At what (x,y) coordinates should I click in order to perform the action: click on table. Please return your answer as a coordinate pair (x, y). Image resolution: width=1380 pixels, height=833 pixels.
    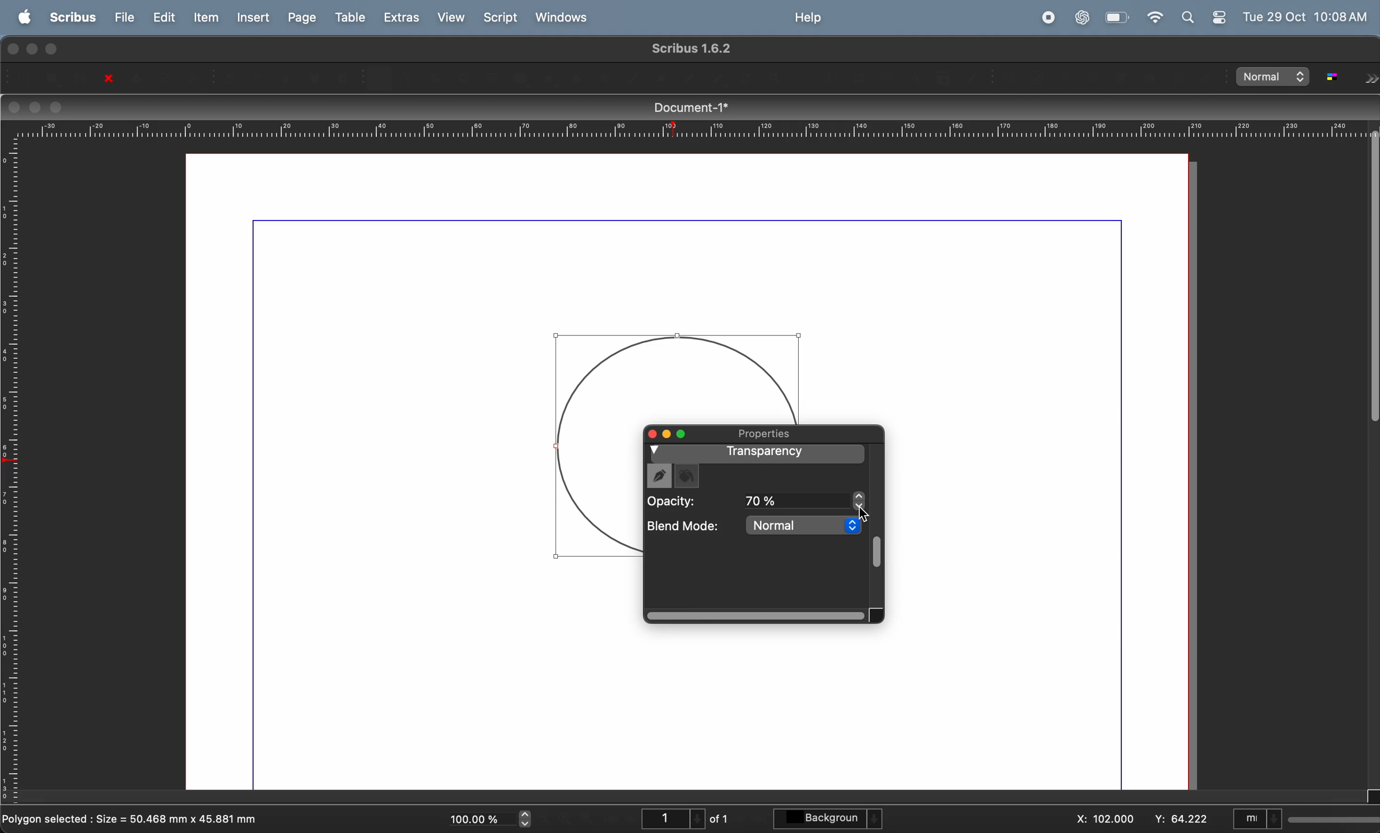
    Looking at the image, I should click on (348, 17).